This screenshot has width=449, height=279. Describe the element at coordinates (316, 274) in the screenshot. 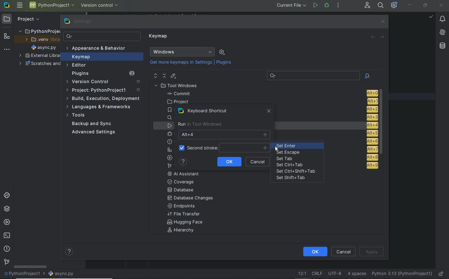

I see `Line separator` at that location.